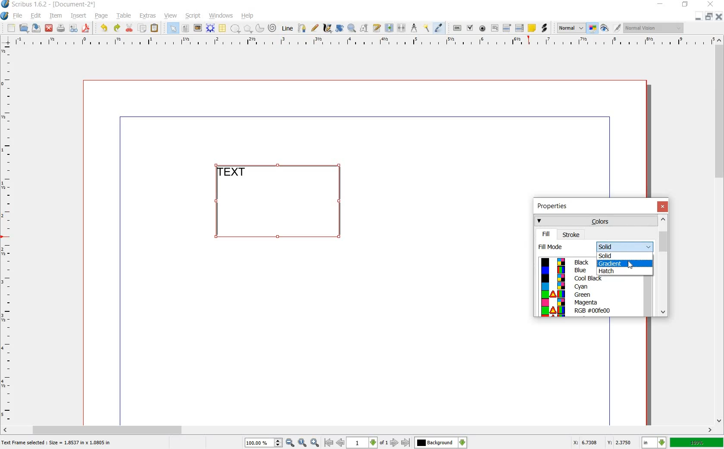 The width and height of the screenshot is (724, 449). Describe the element at coordinates (602, 442) in the screenshot. I see `X: 6.7308 Y: 2.3750` at that location.